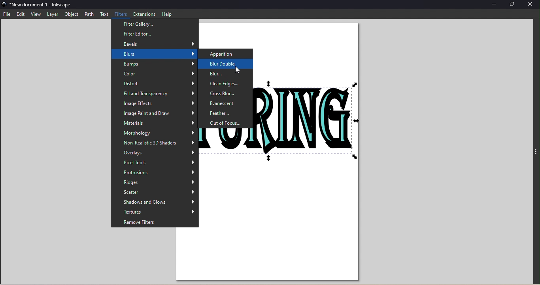  What do you see at coordinates (155, 134) in the screenshot?
I see `Morphology` at bounding box center [155, 134].